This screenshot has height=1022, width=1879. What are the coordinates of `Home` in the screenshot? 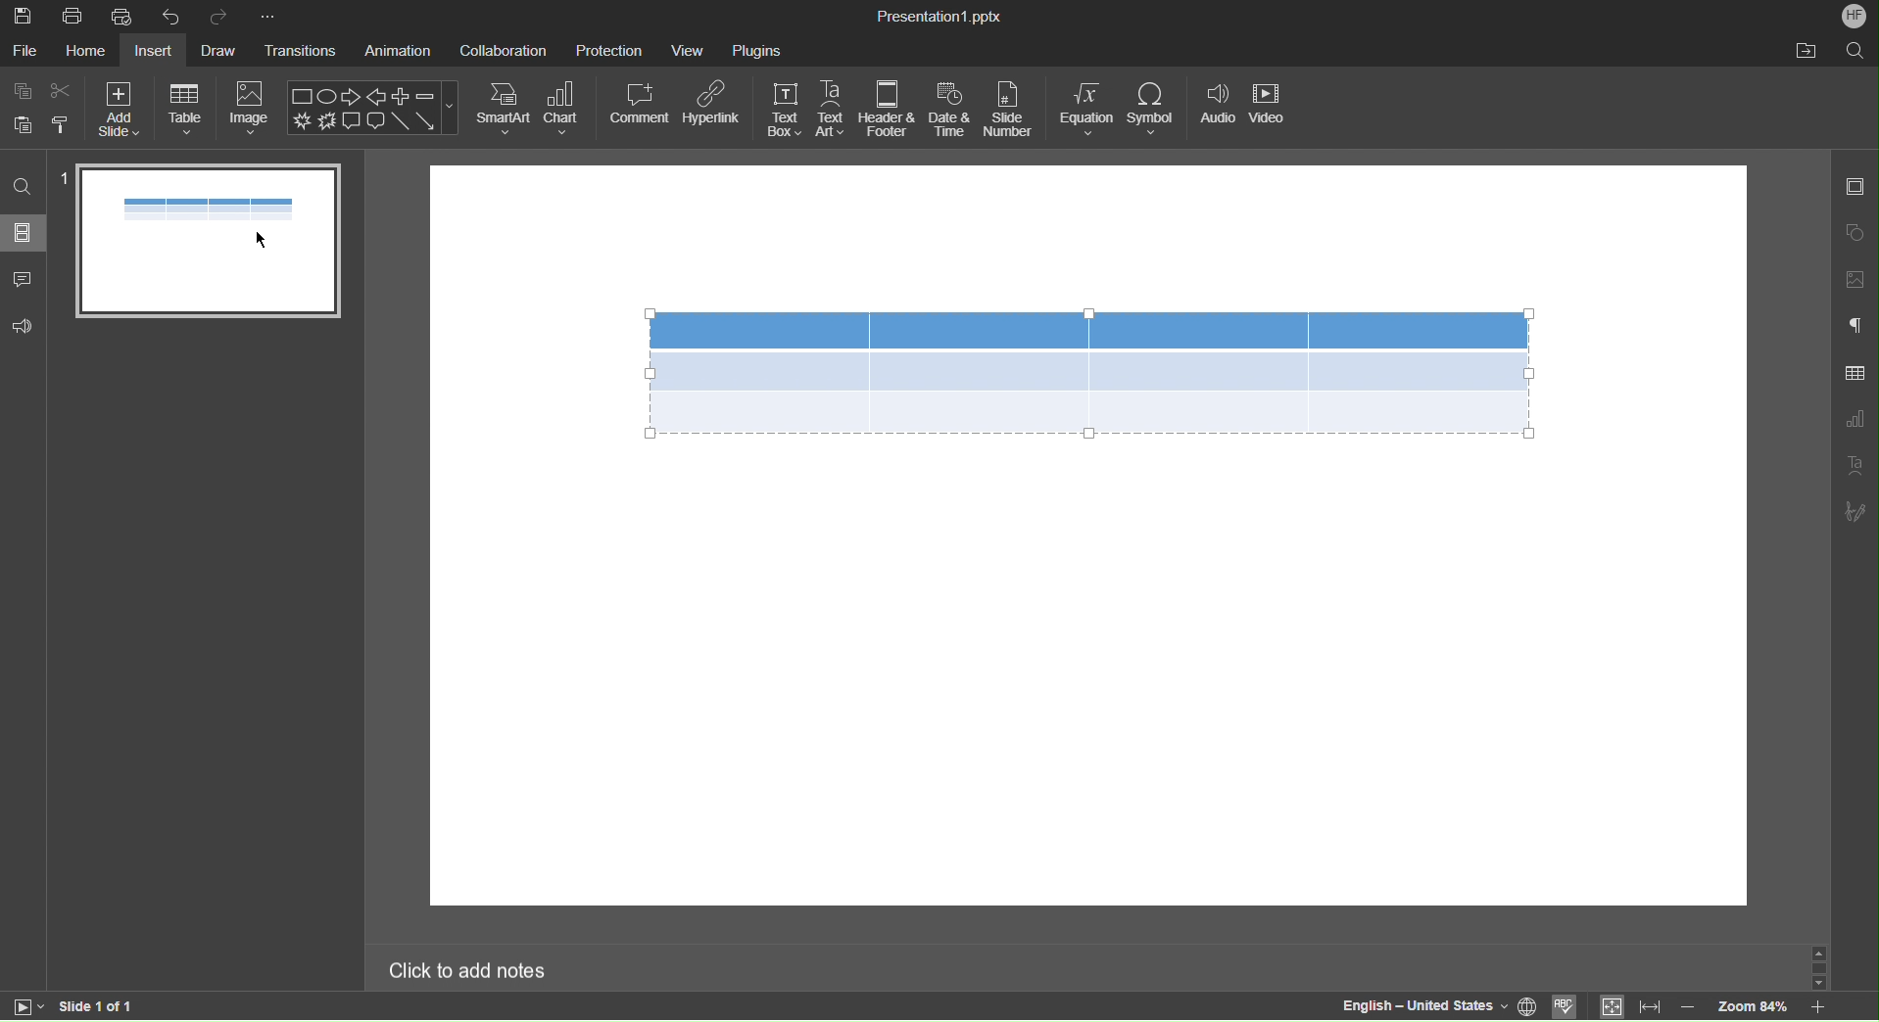 It's located at (89, 53).